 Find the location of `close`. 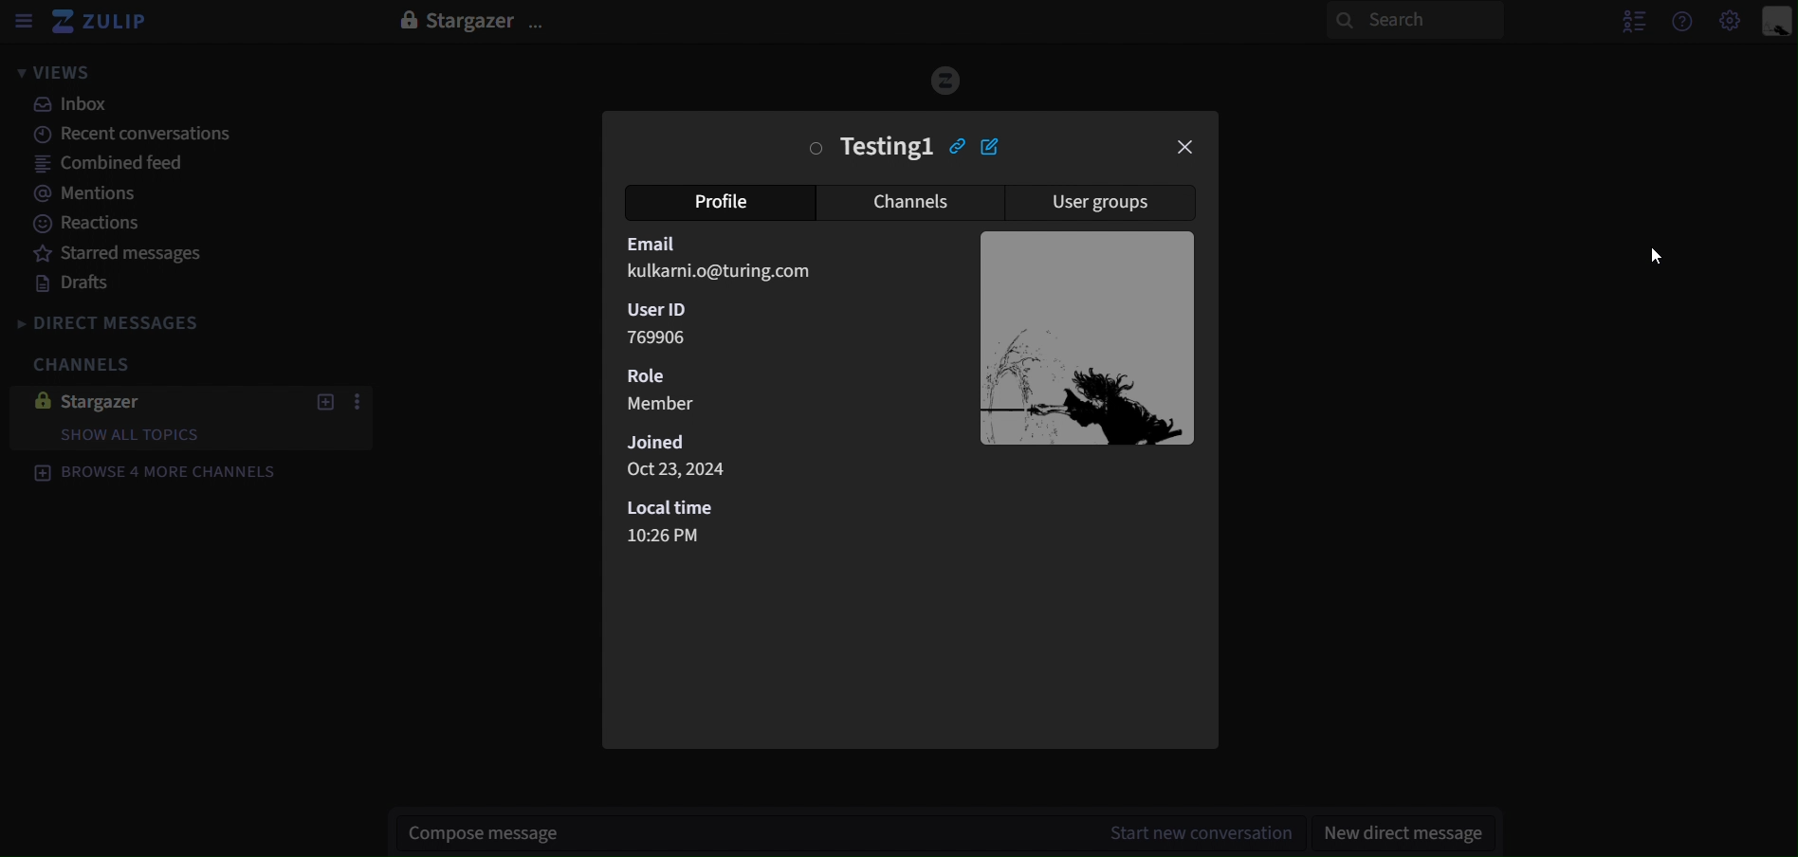

close is located at coordinates (1185, 149).